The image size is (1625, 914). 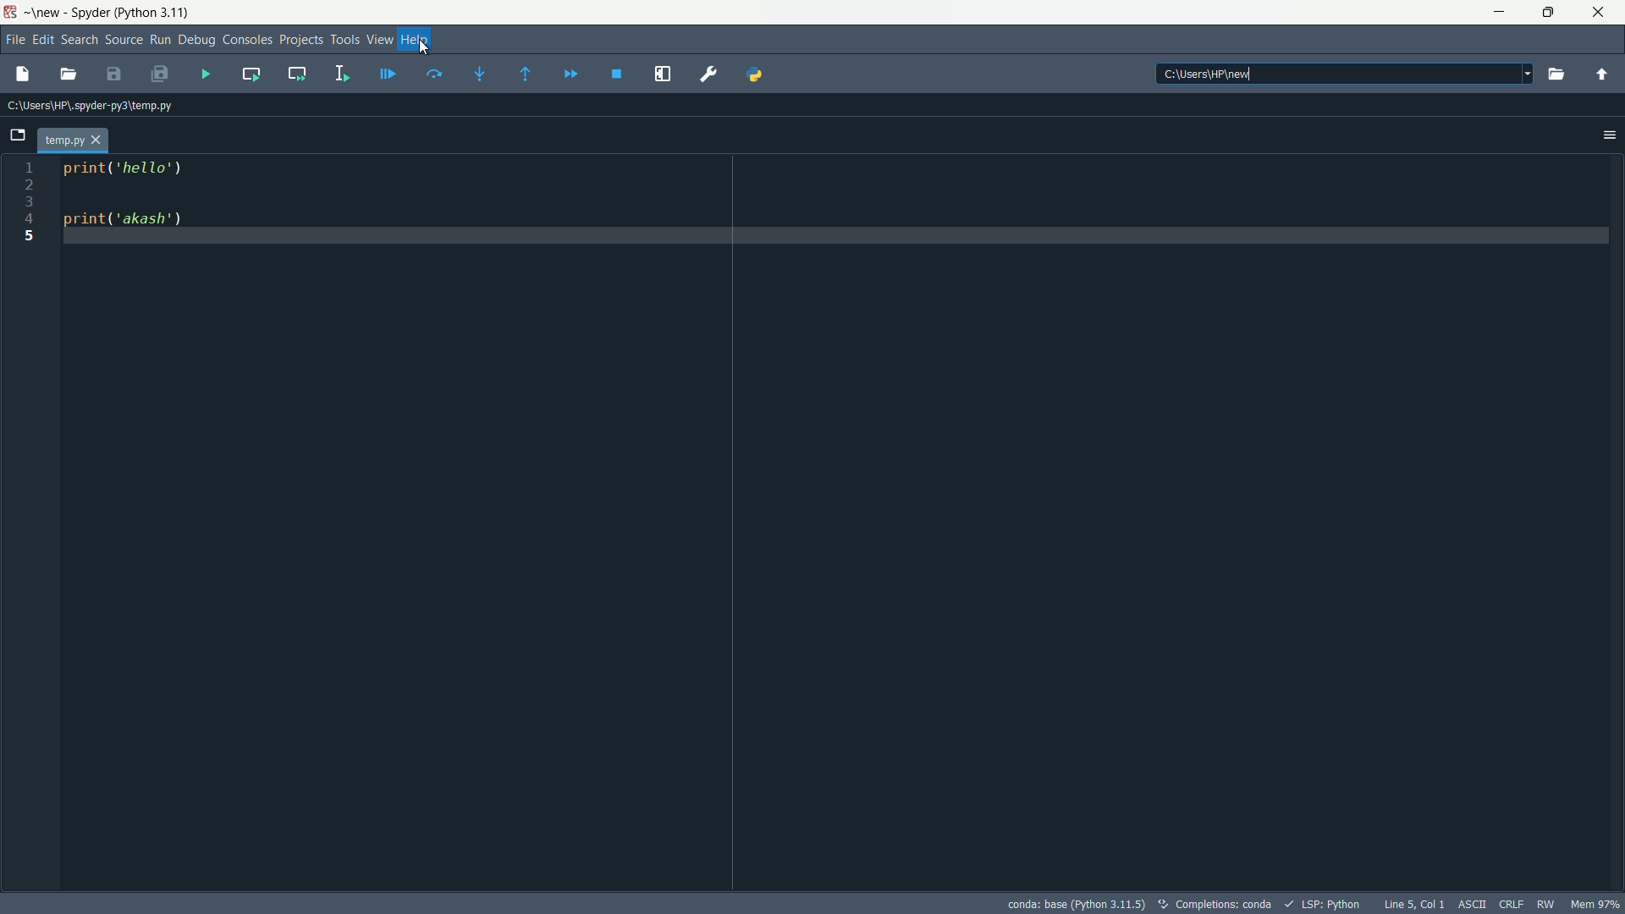 I want to click on options, so click(x=1609, y=132).